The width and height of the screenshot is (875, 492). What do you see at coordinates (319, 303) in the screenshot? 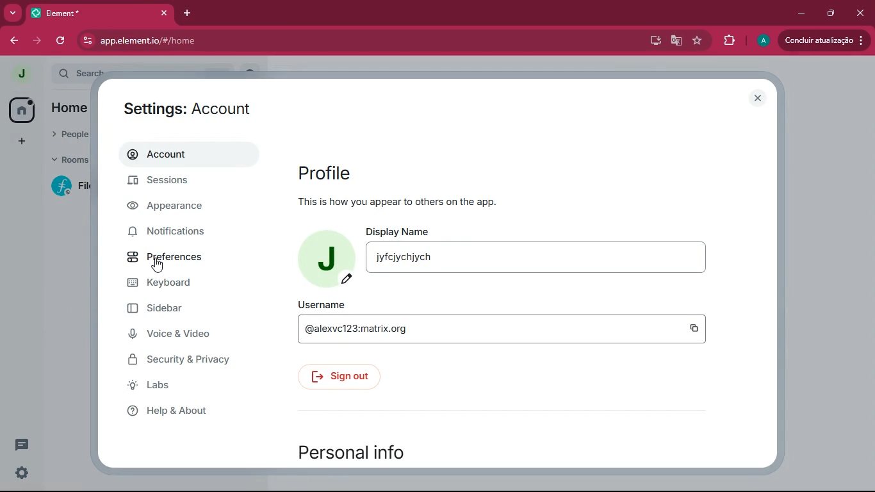
I see `username` at bounding box center [319, 303].